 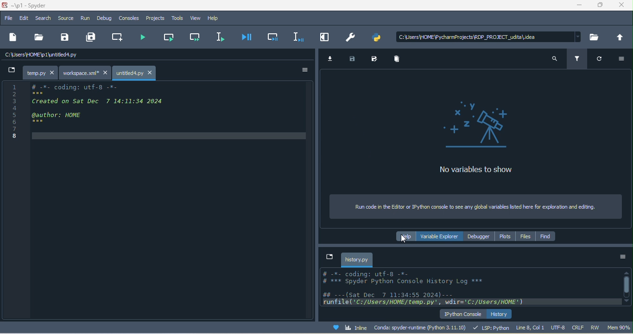 What do you see at coordinates (196, 38) in the screenshot?
I see `run current cell and go to the next one` at bounding box center [196, 38].